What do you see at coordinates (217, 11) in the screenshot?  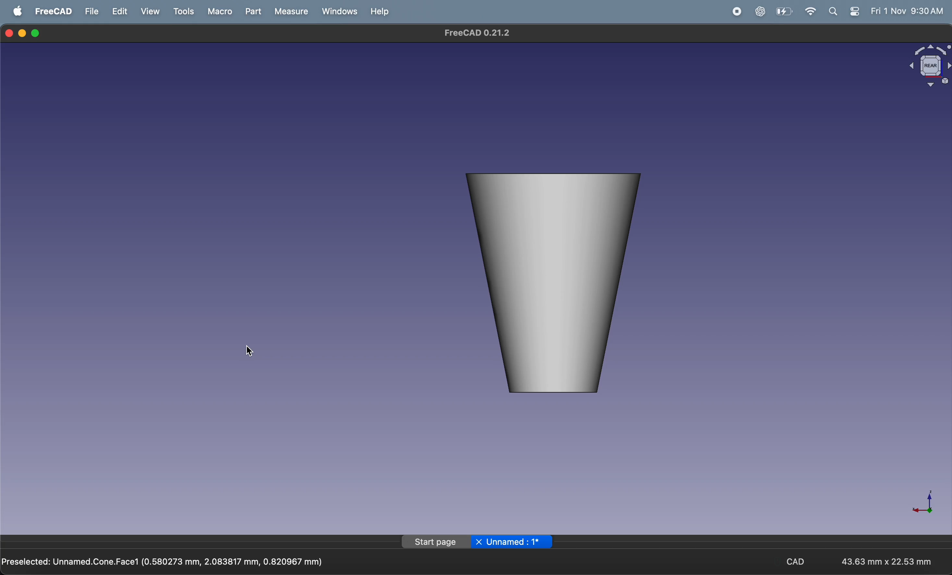 I see `marco` at bounding box center [217, 11].